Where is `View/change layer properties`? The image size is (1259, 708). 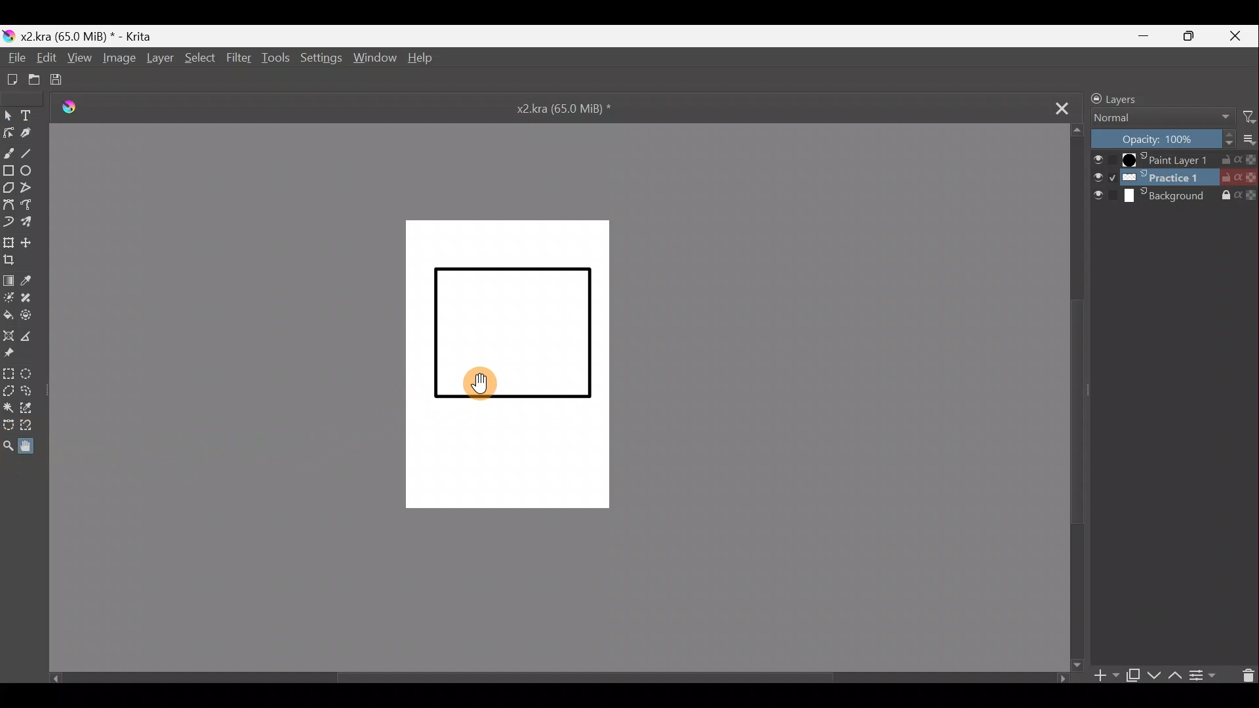 View/change layer properties is located at coordinates (1205, 675).